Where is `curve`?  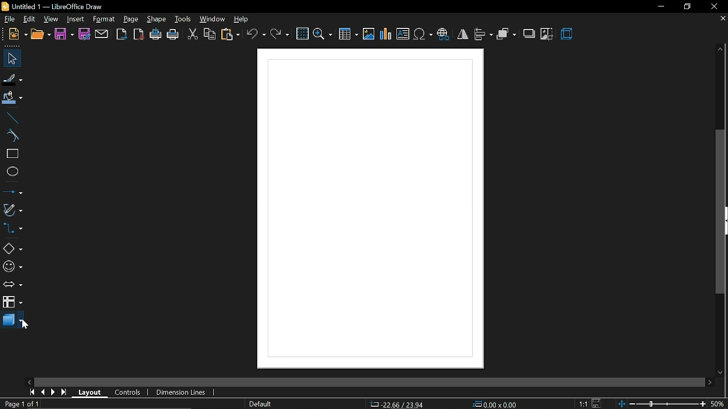 curve is located at coordinates (12, 135).